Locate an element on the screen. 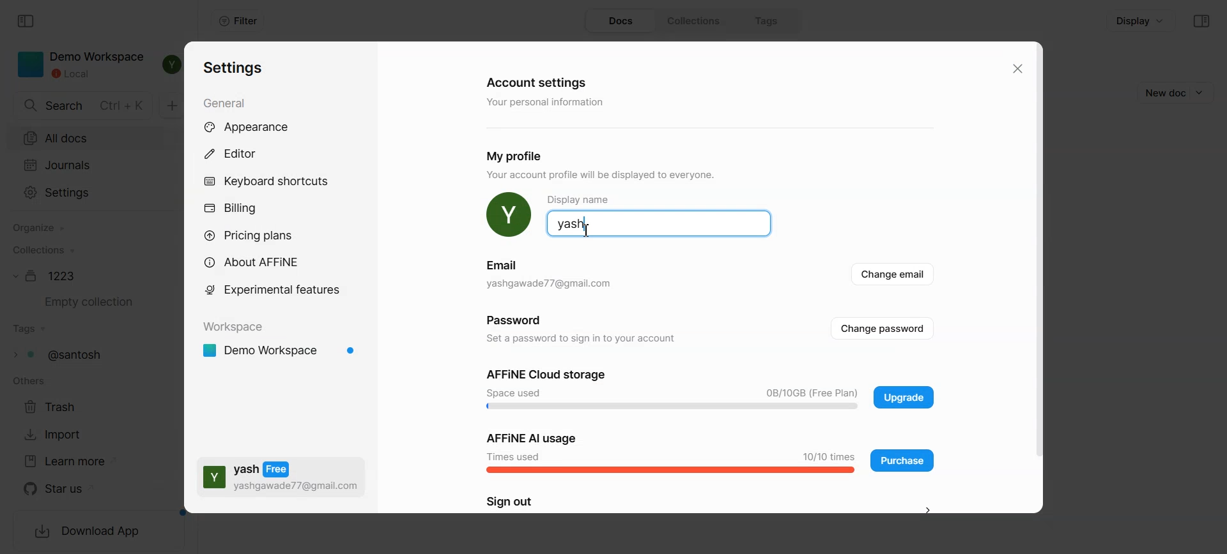 The image size is (1227, 554). Empty collection is located at coordinates (85, 302).